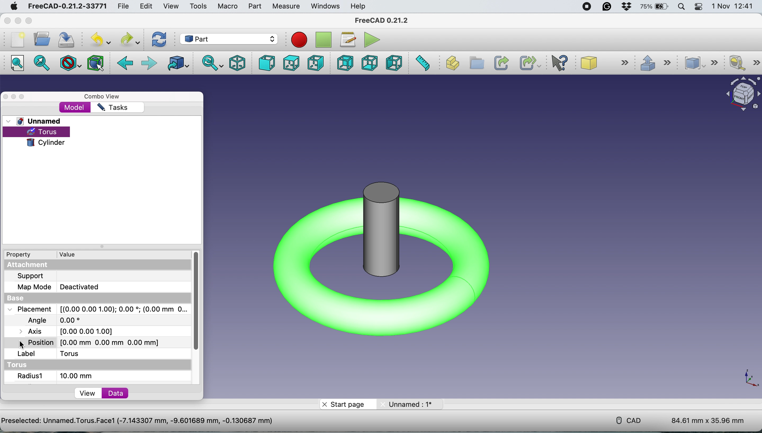 The image size is (762, 433). I want to click on project name with torus selected co ordinates, so click(152, 419).